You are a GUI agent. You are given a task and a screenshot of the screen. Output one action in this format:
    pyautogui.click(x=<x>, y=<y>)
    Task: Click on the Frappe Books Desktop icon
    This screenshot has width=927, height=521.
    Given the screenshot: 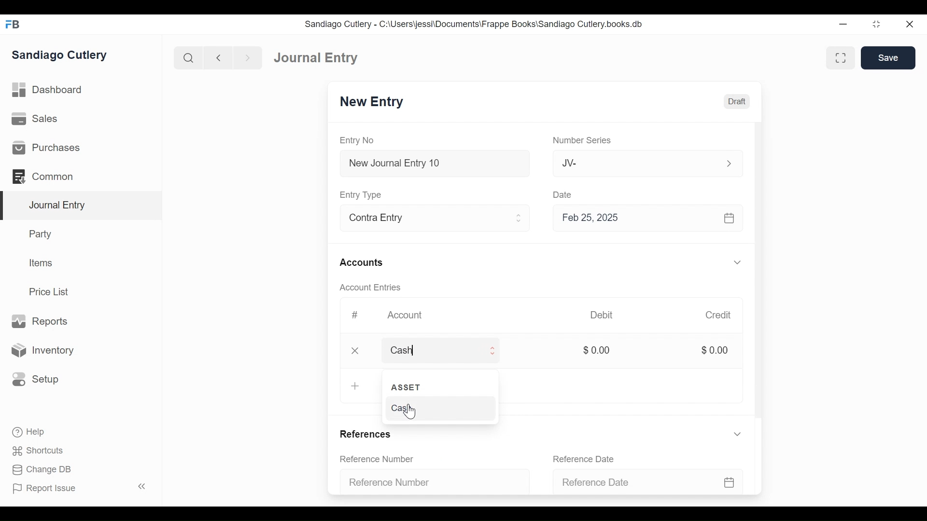 What is the action you would take?
    pyautogui.click(x=12, y=24)
    